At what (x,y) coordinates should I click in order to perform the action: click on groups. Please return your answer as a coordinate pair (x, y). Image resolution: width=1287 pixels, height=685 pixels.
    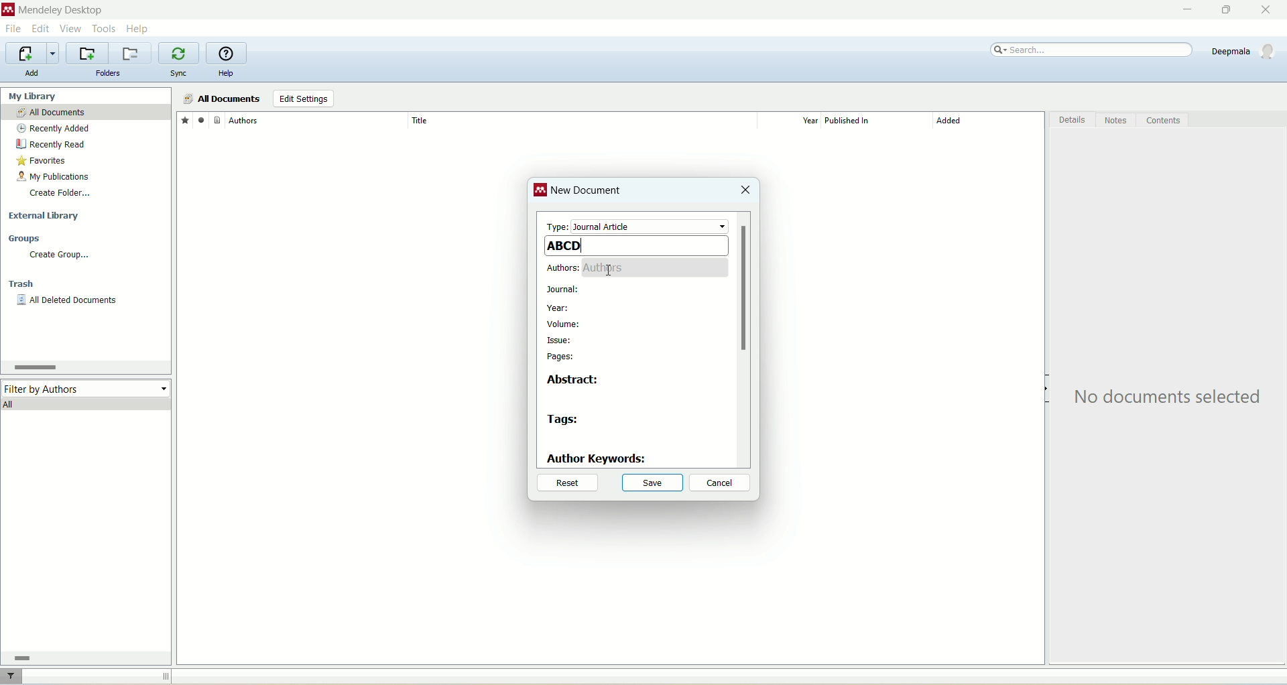
    Looking at the image, I should click on (25, 239).